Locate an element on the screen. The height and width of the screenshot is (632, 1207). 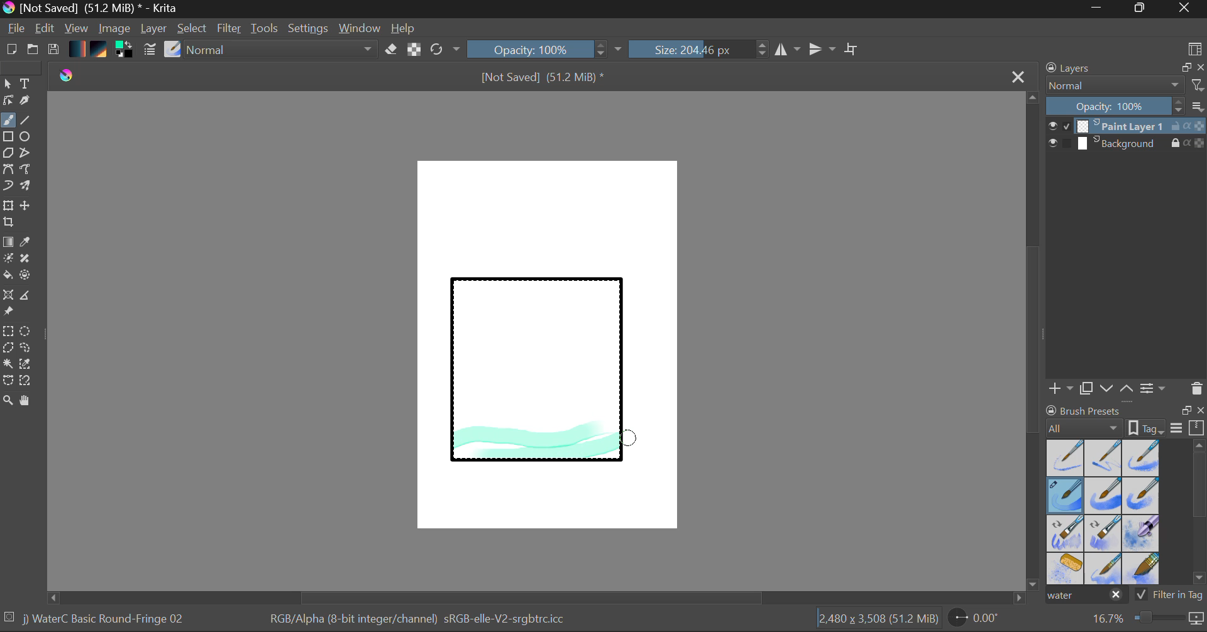
Crop is located at coordinates (10, 222).